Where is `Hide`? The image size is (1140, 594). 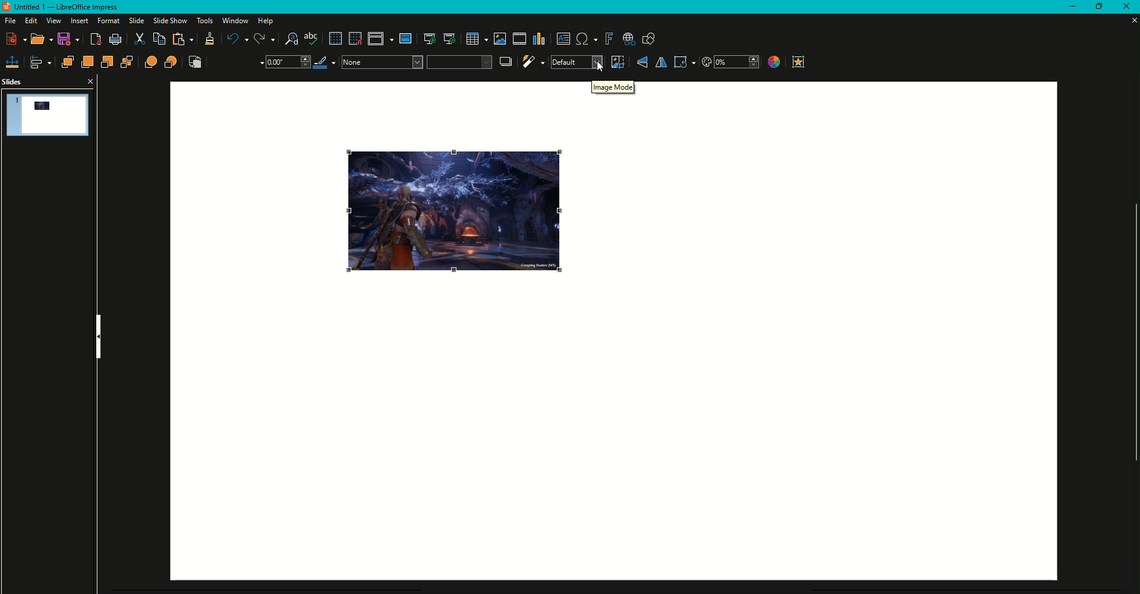 Hide is located at coordinates (99, 337).